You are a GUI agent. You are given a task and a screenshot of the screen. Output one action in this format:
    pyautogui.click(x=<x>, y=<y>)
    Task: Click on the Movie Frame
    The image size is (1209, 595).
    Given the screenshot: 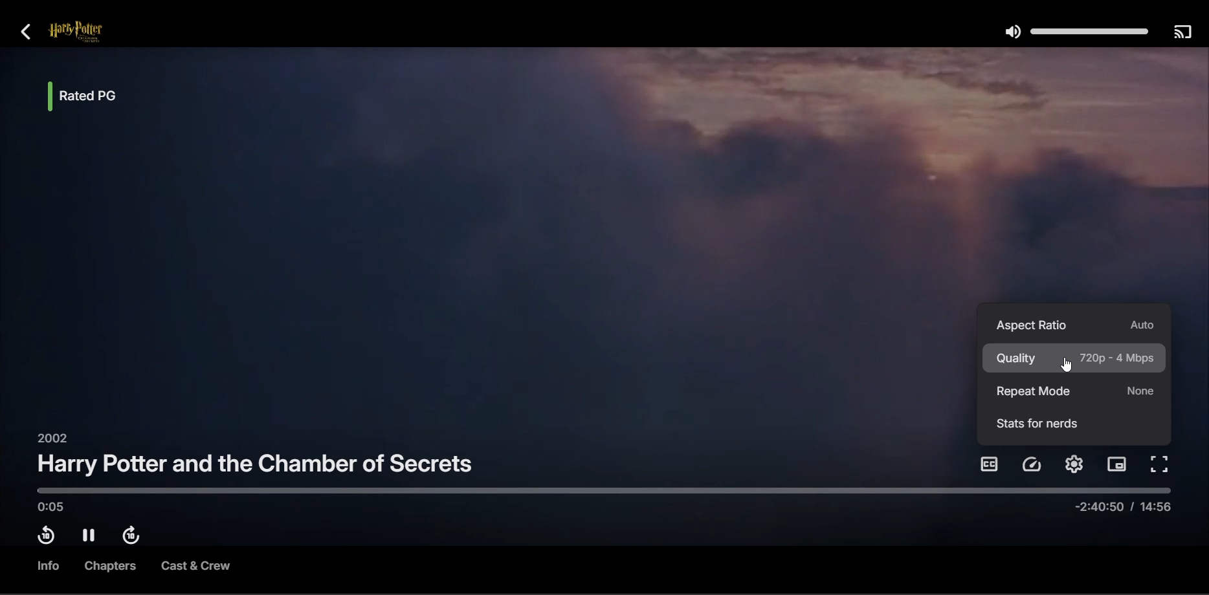 What is the action you would take?
    pyautogui.click(x=488, y=241)
    